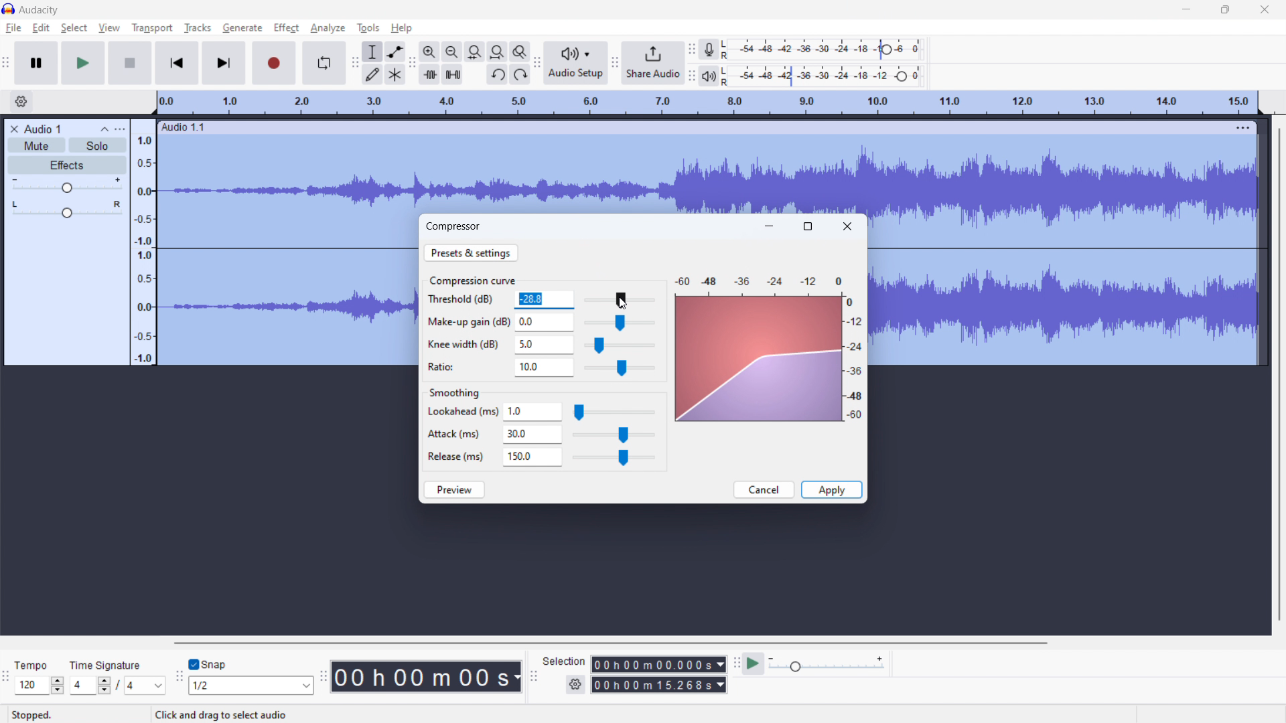 This screenshot has height=723, width=1286. Describe the element at coordinates (626, 303) in the screenshot. I see `cursor` at that location.